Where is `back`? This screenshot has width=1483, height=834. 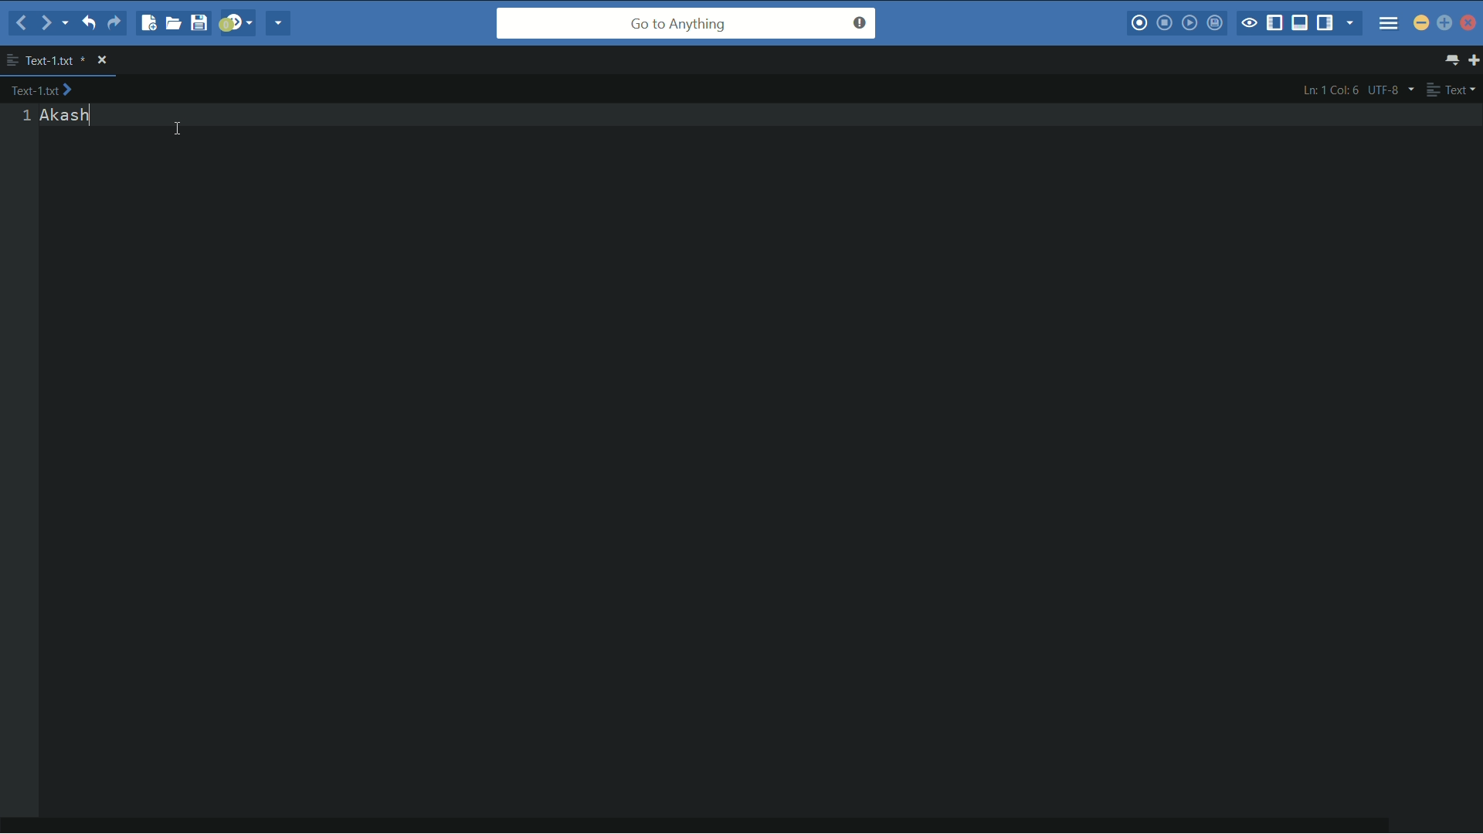 back is located at coordinates (21, 23).